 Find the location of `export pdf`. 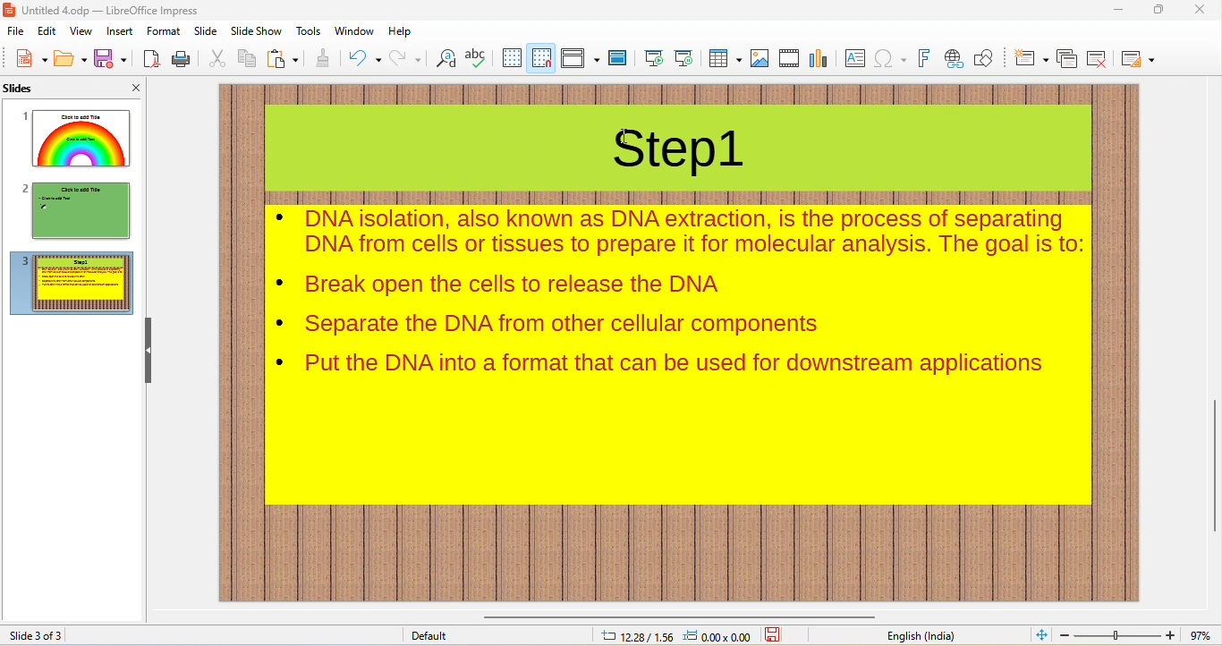

export pdf is located at coordinates (151, 60).